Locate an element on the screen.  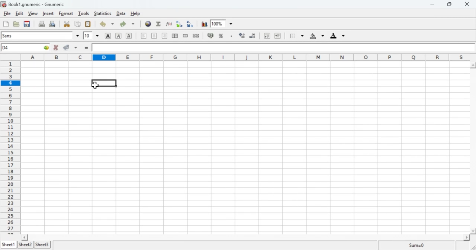
Increase number of decimals is located at coordinates (242, 36).